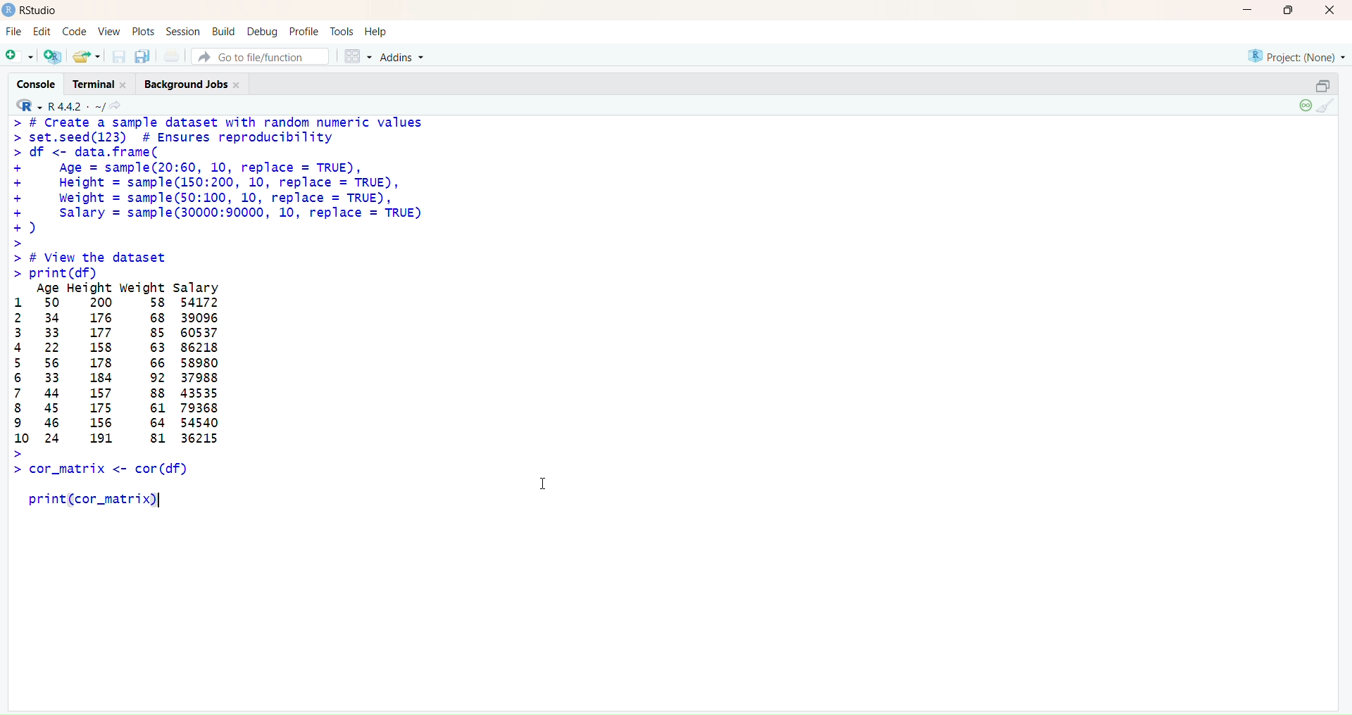 This screenshot has width=1352, height=715. I want to click on Addons, so click(405, 57).